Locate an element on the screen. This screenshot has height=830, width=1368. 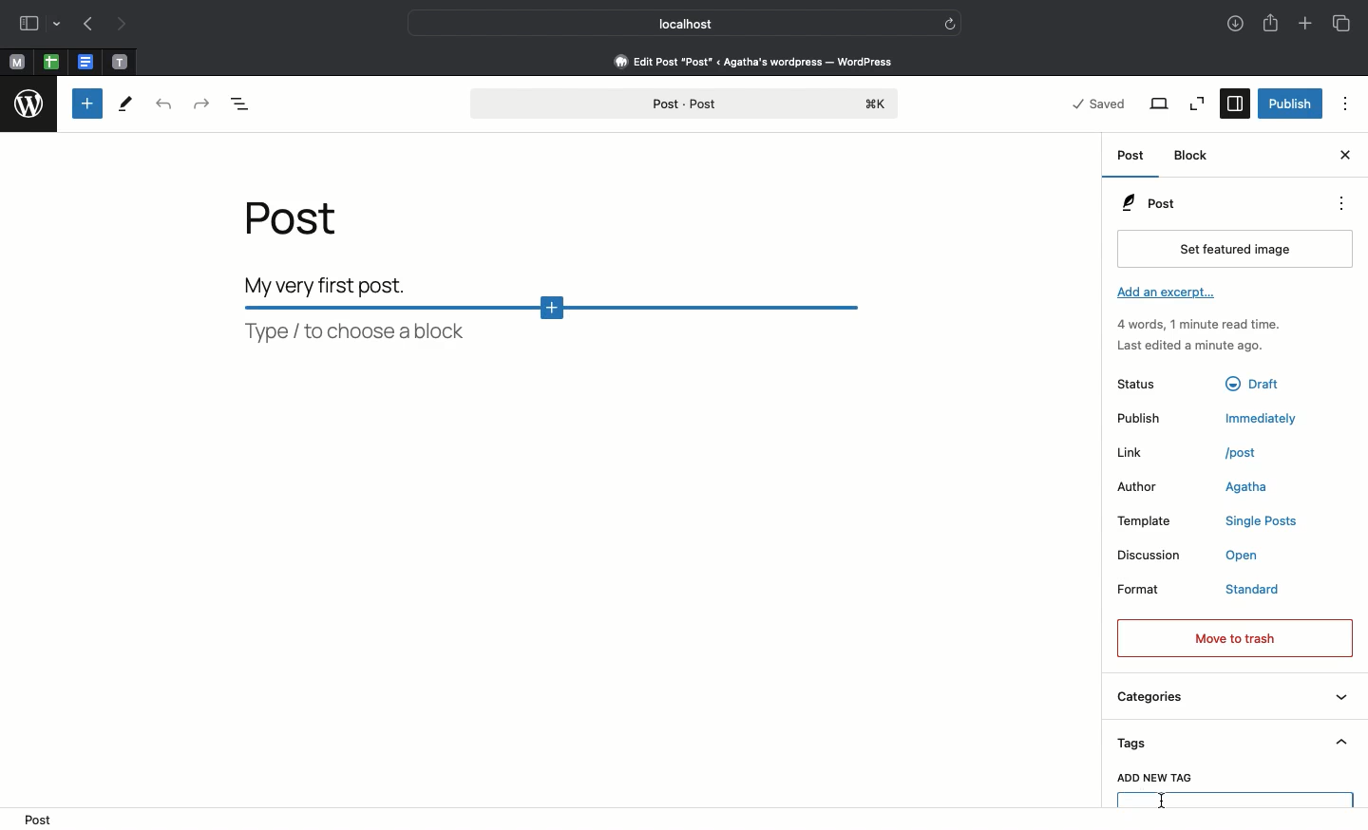
post is located at coordinates (1243, 451).